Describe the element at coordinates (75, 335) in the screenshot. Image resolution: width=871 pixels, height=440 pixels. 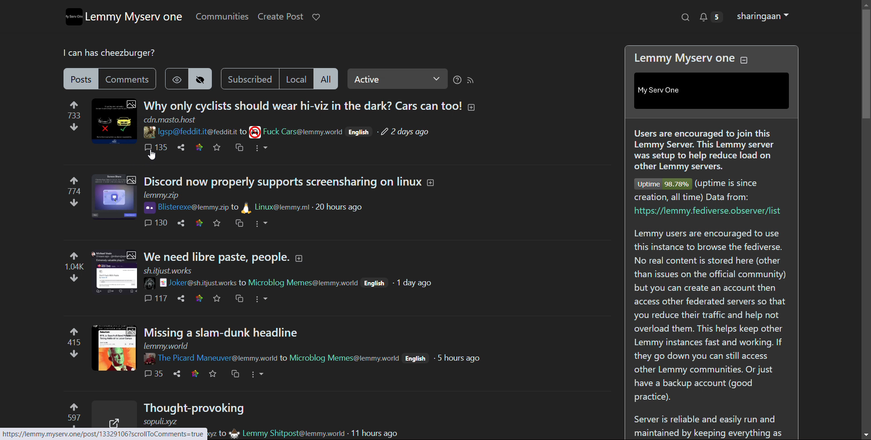
I see `upvote 415` at that location.